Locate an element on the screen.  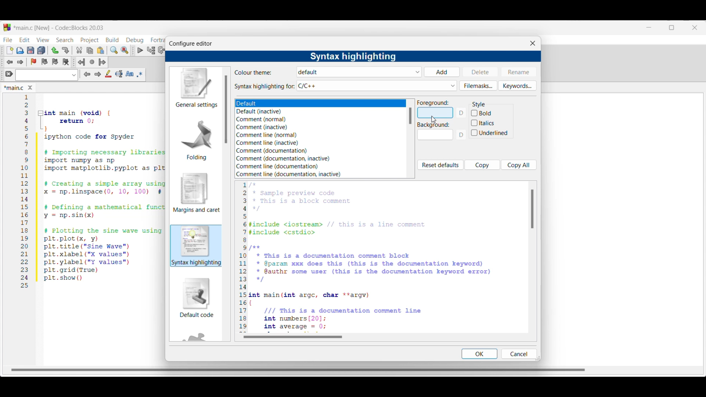
Indicates color theme options is located at coordinates (254, 72).